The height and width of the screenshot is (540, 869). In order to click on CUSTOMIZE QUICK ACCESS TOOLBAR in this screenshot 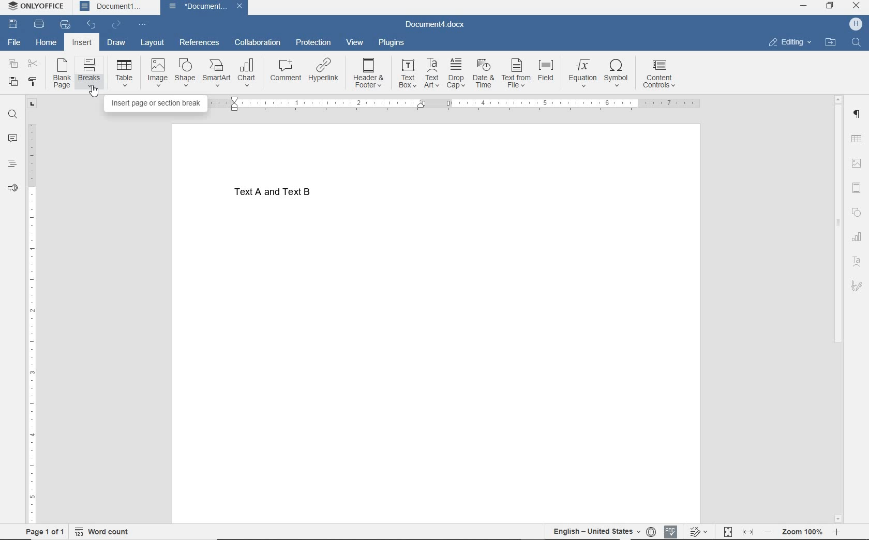, I will do `click(144, 23)`.